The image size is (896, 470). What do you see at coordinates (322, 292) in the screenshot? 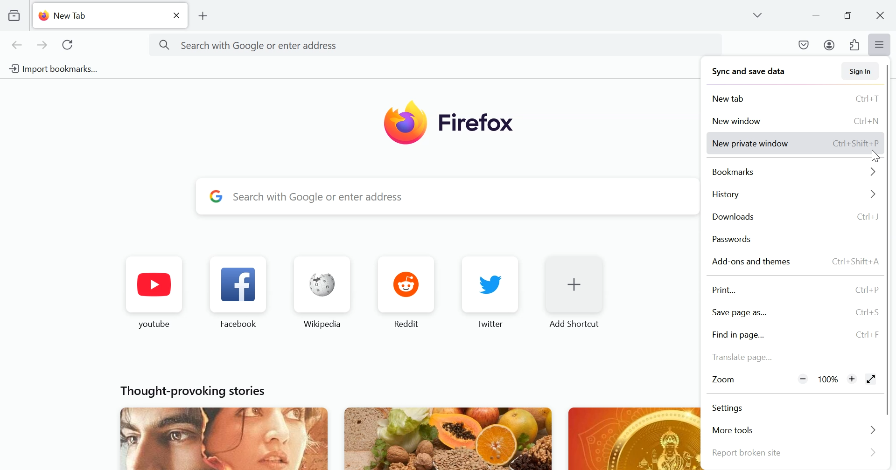
I see `Wikipedia` at bounding box center [322, 292].